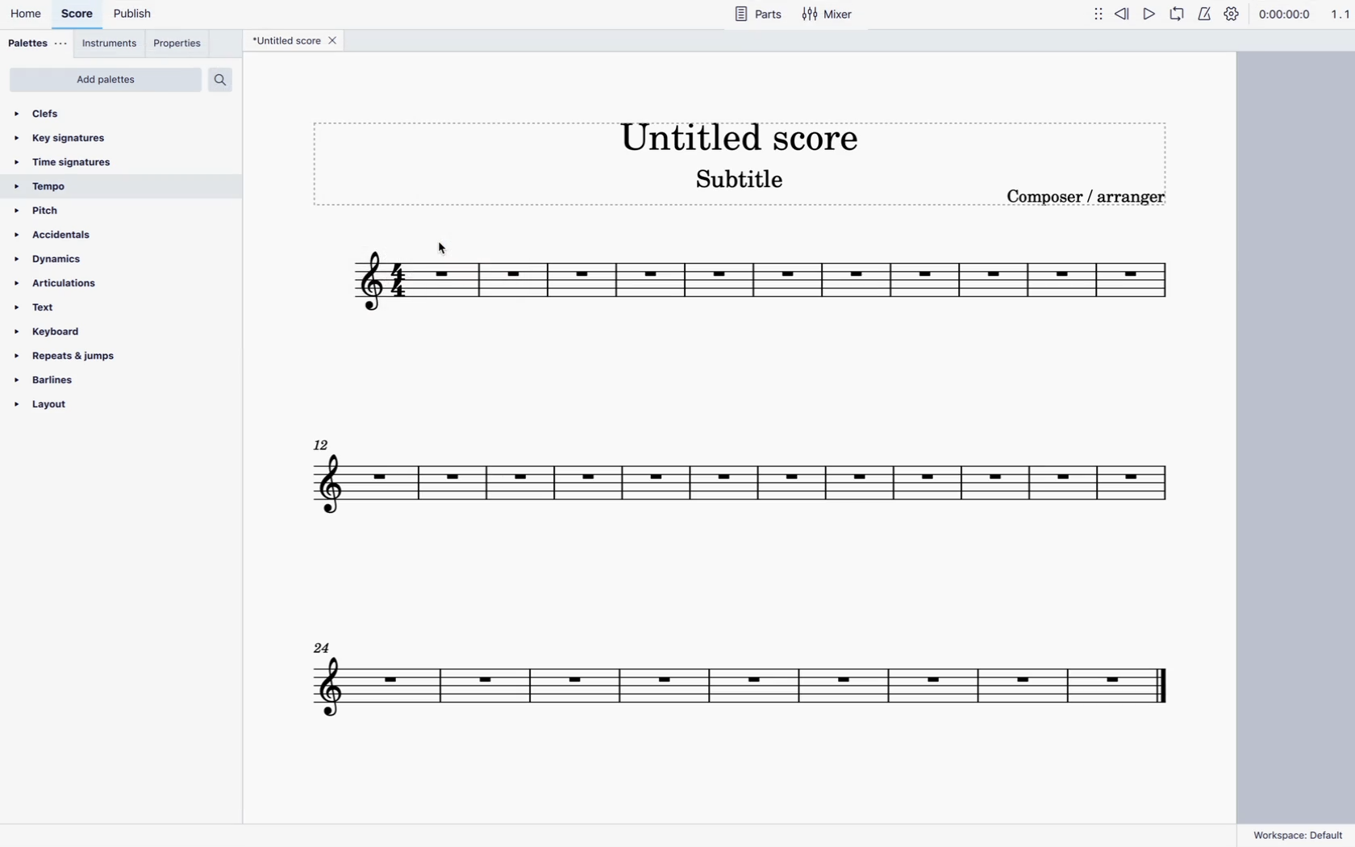 The width and height of the screenshot is (1355, 847). What do you see at coordinates (40, 44) in the screenshot?
I see `palettes` at bounding box center [40, 44].